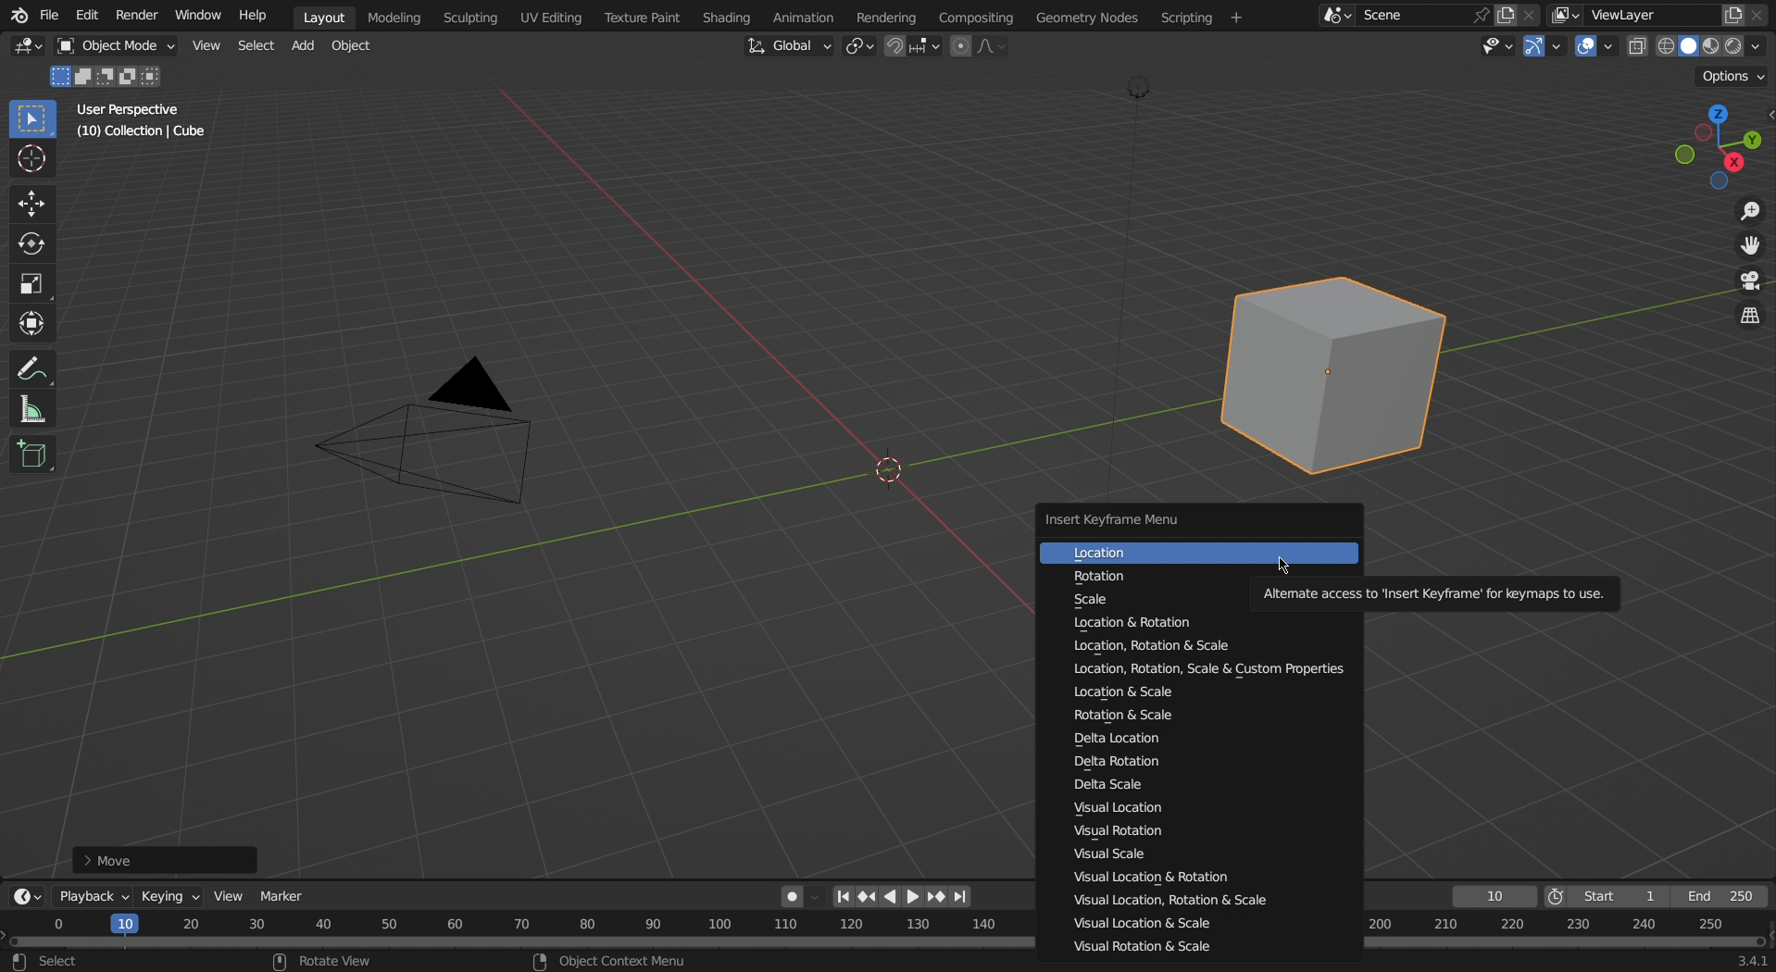 The height and width of the screenshot is (972, 1776). Describe the element at coordinates (893, 17) in the screenshot. I see `Rendering` at that location.